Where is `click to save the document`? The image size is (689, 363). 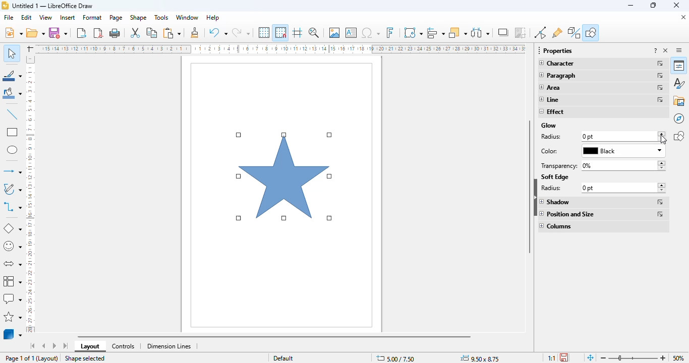
click to save the document is located at coordinates (564, 357).